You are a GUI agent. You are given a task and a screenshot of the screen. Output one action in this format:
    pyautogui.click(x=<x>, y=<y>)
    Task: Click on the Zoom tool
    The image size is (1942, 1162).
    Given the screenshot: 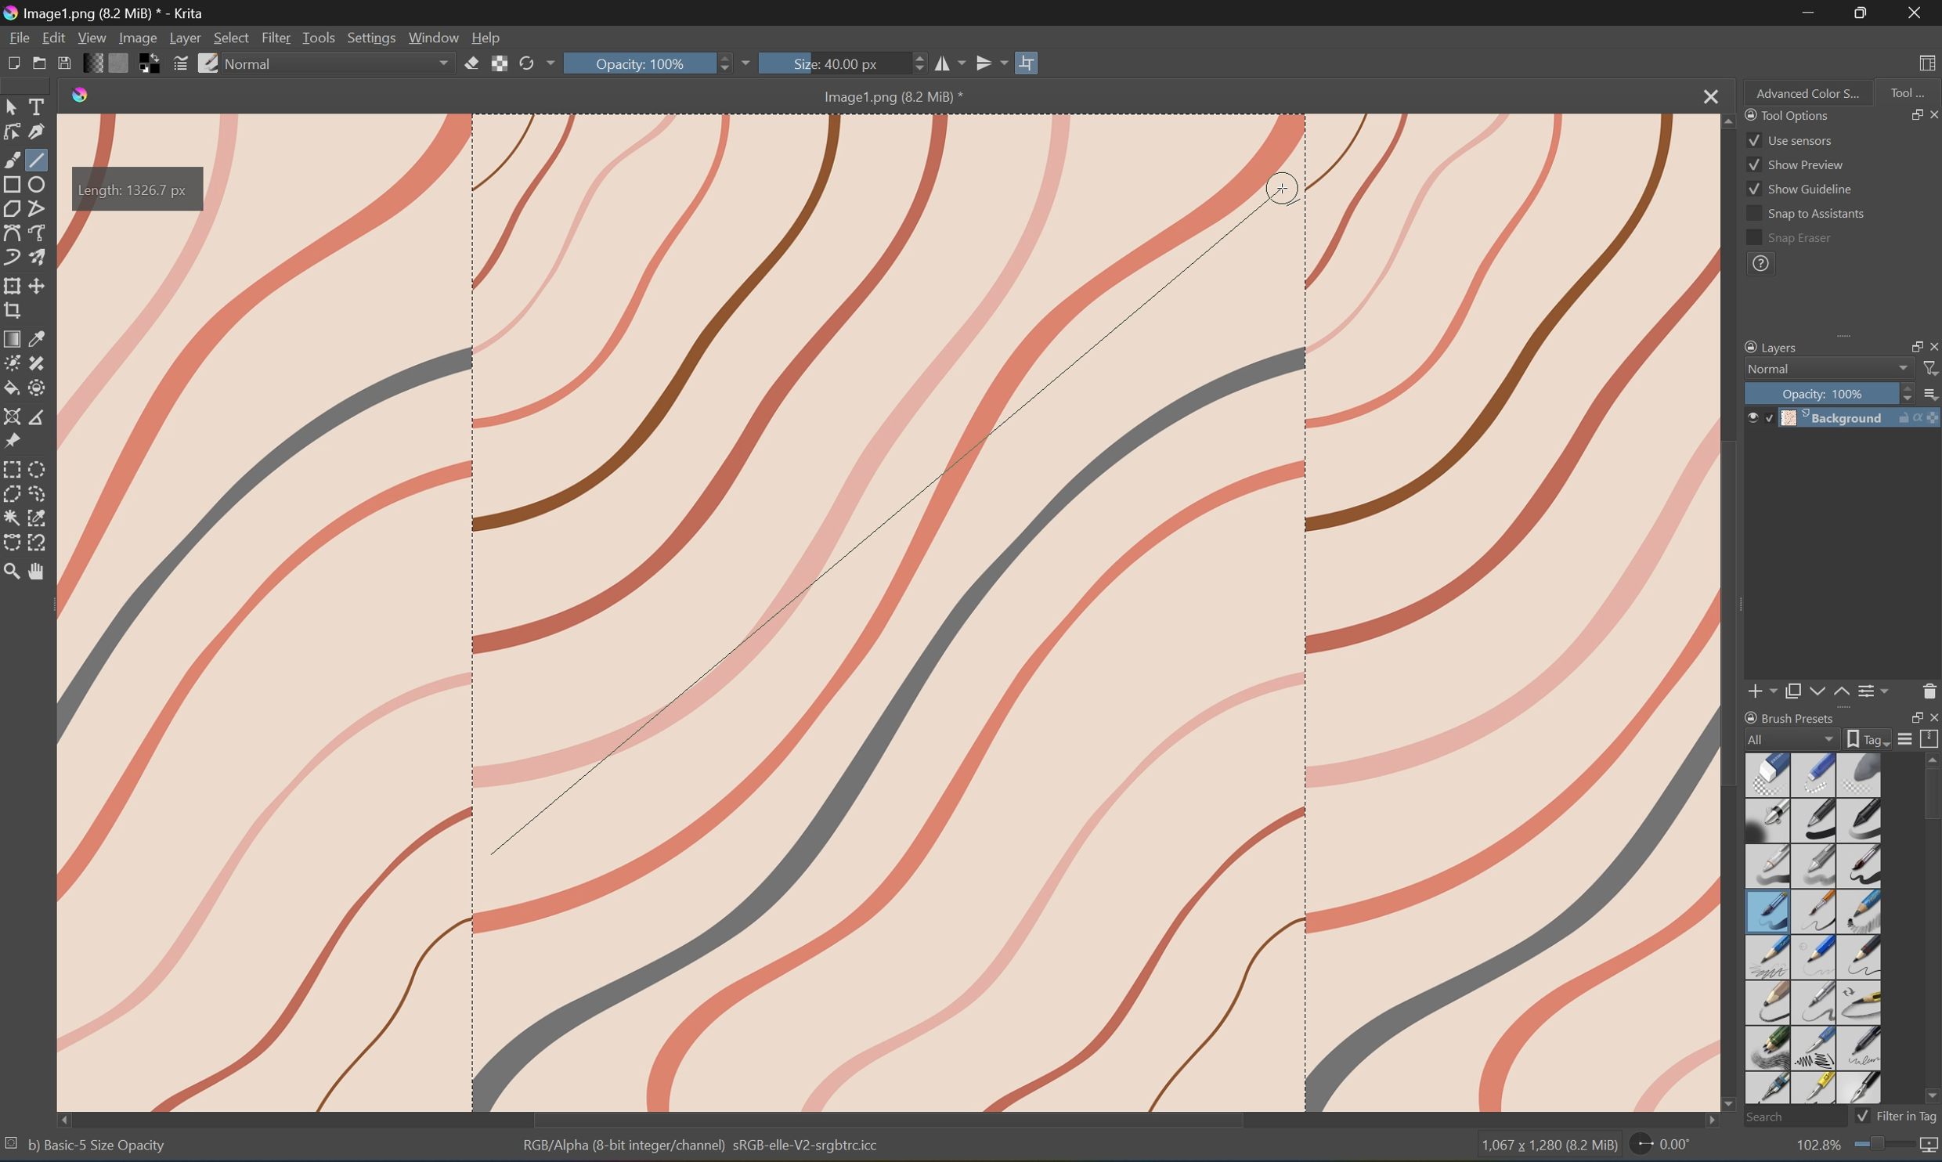 What is the action you would take?
    pyautogui.click(x=13, y=572)
    